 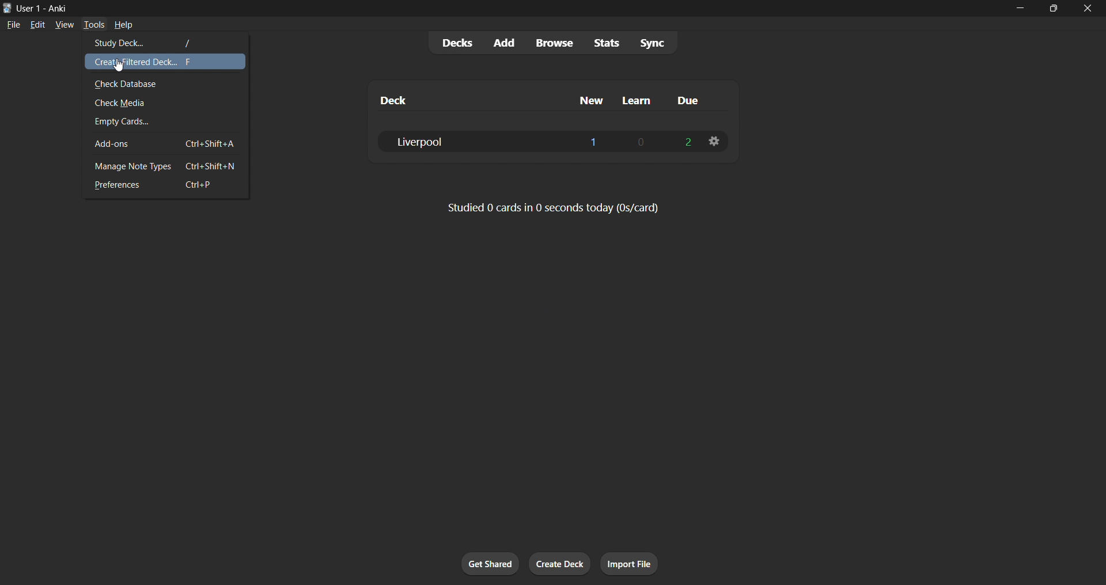 I want to click on maximize/restore, so click(x=1054, y=7).